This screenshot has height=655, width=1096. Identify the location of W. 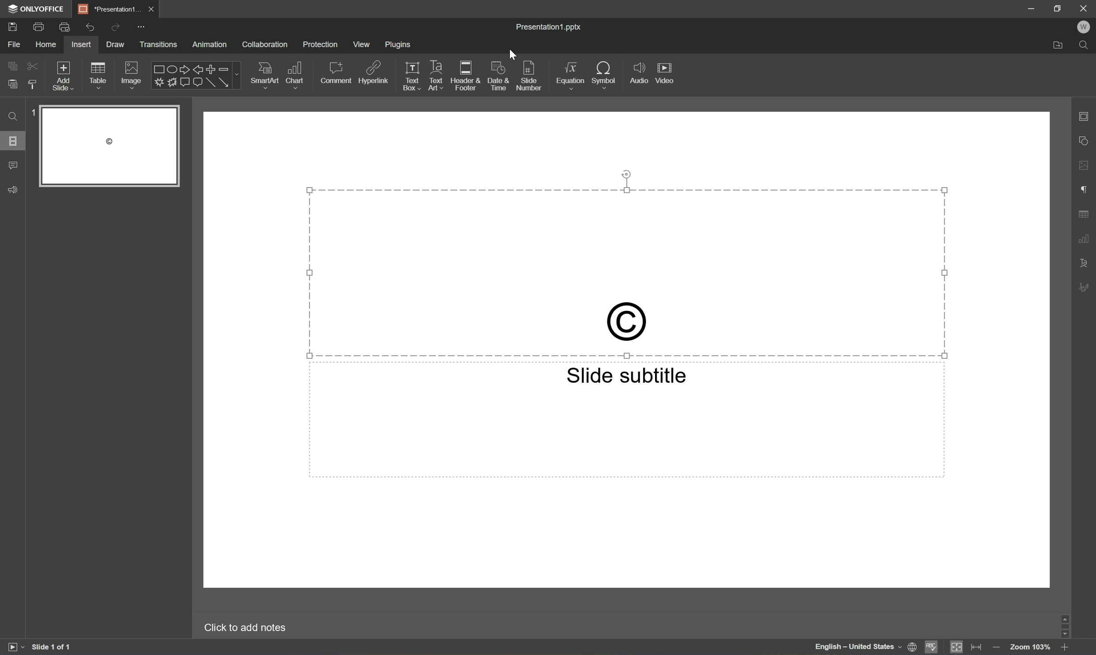
(1086, 26).